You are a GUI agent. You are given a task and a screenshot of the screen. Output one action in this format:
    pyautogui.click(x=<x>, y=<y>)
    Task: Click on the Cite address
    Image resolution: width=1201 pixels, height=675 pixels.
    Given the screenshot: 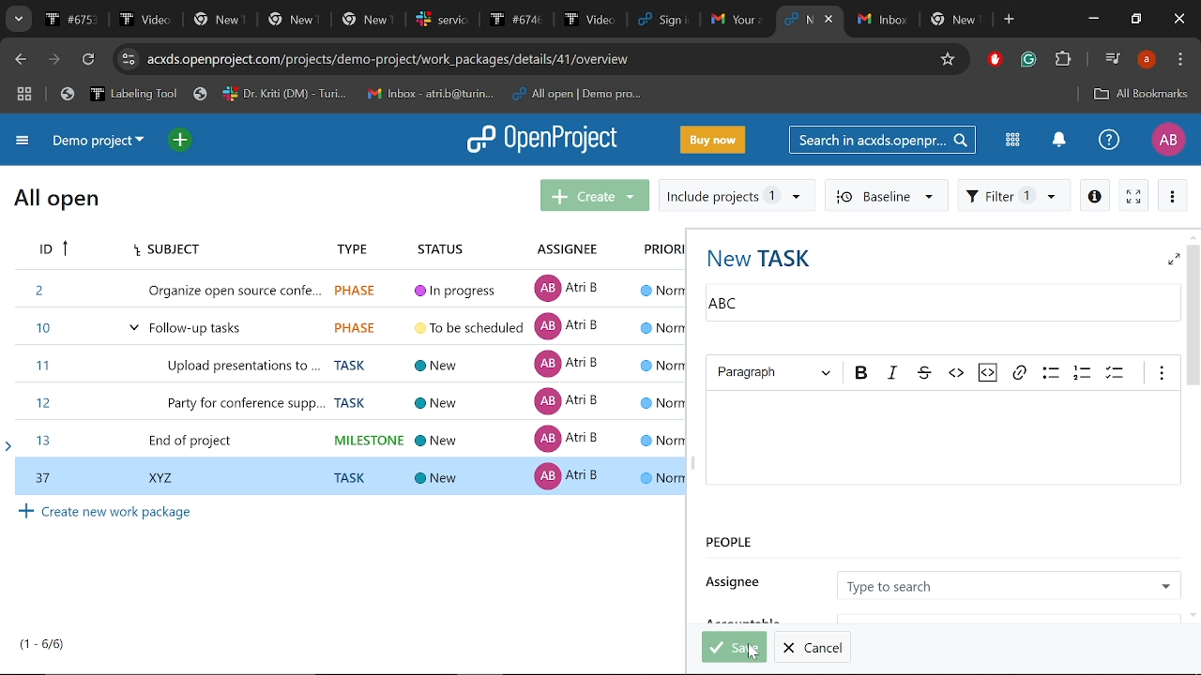 What is the action you would take?
    pyautogui.click(x=435, y=61)
    